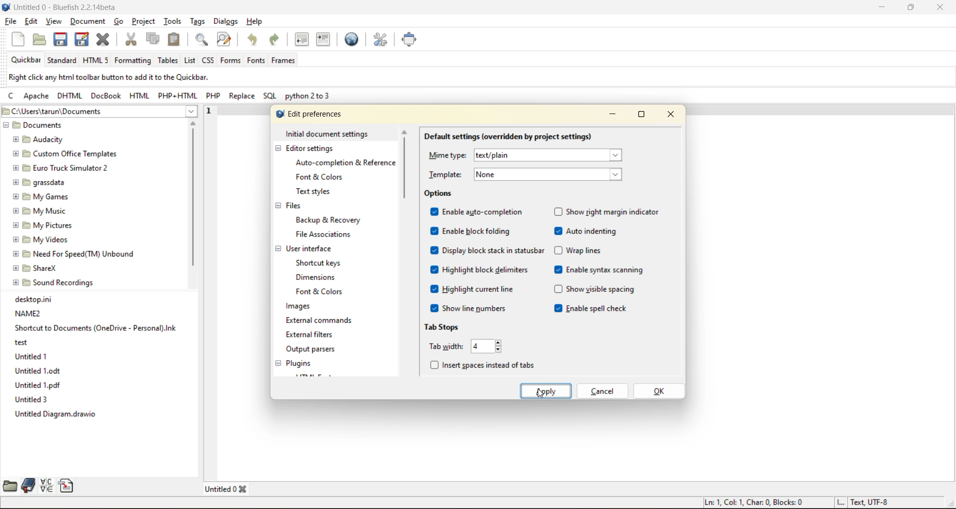 The width and height of the screenshot is (956, 509). What do you see at coordinates (197, 21) in the screenshot?
I see `tags` at bounding box center [197, 21].